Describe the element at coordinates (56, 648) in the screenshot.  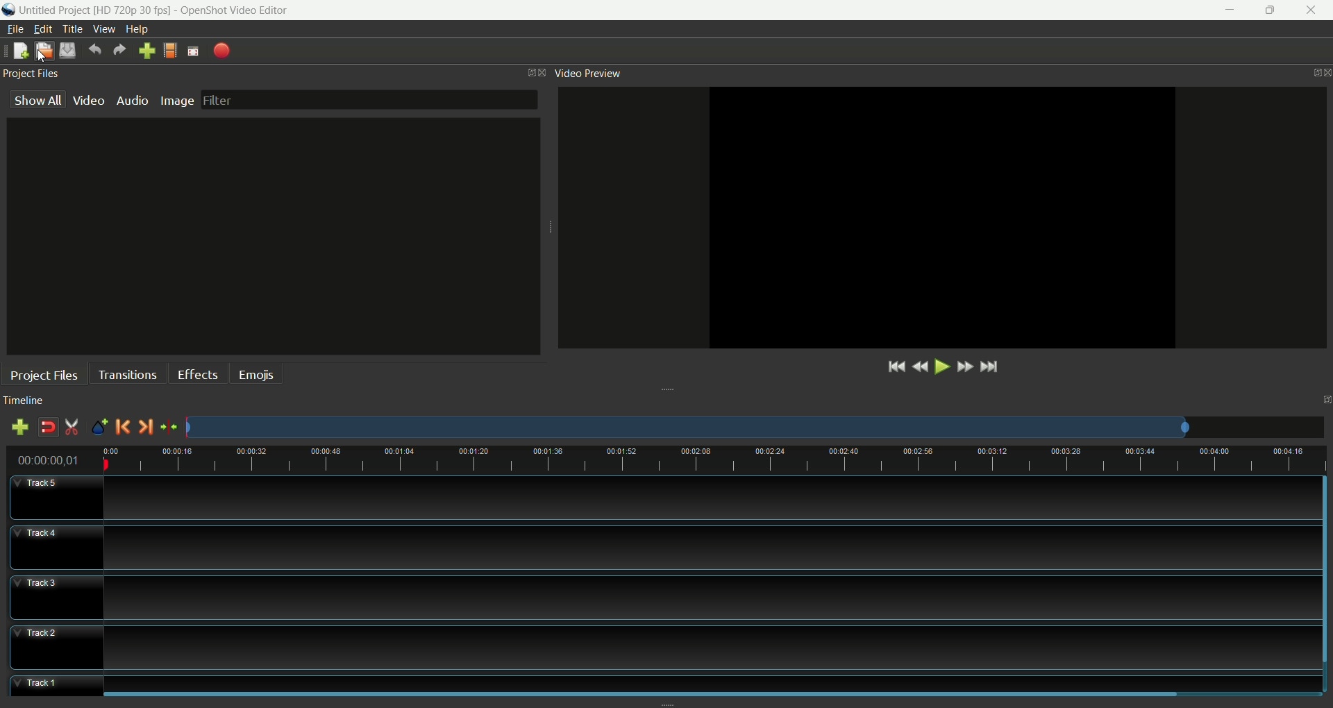
I see `track2` at that location.